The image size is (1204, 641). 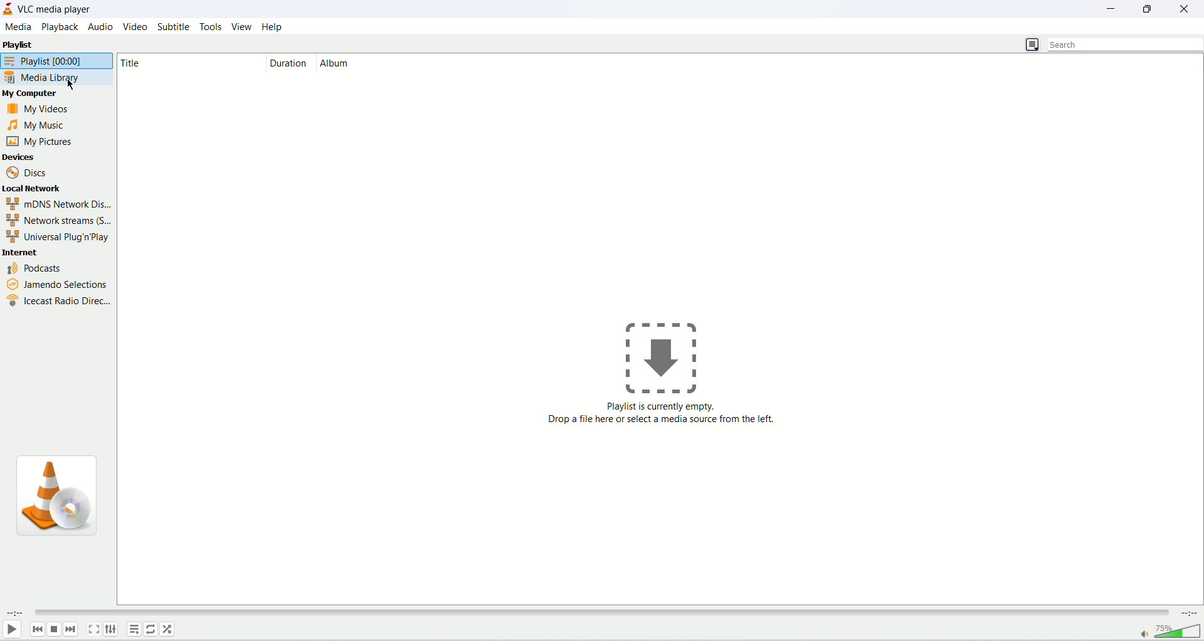 I want to click on my music, so click(x=49, y=126).